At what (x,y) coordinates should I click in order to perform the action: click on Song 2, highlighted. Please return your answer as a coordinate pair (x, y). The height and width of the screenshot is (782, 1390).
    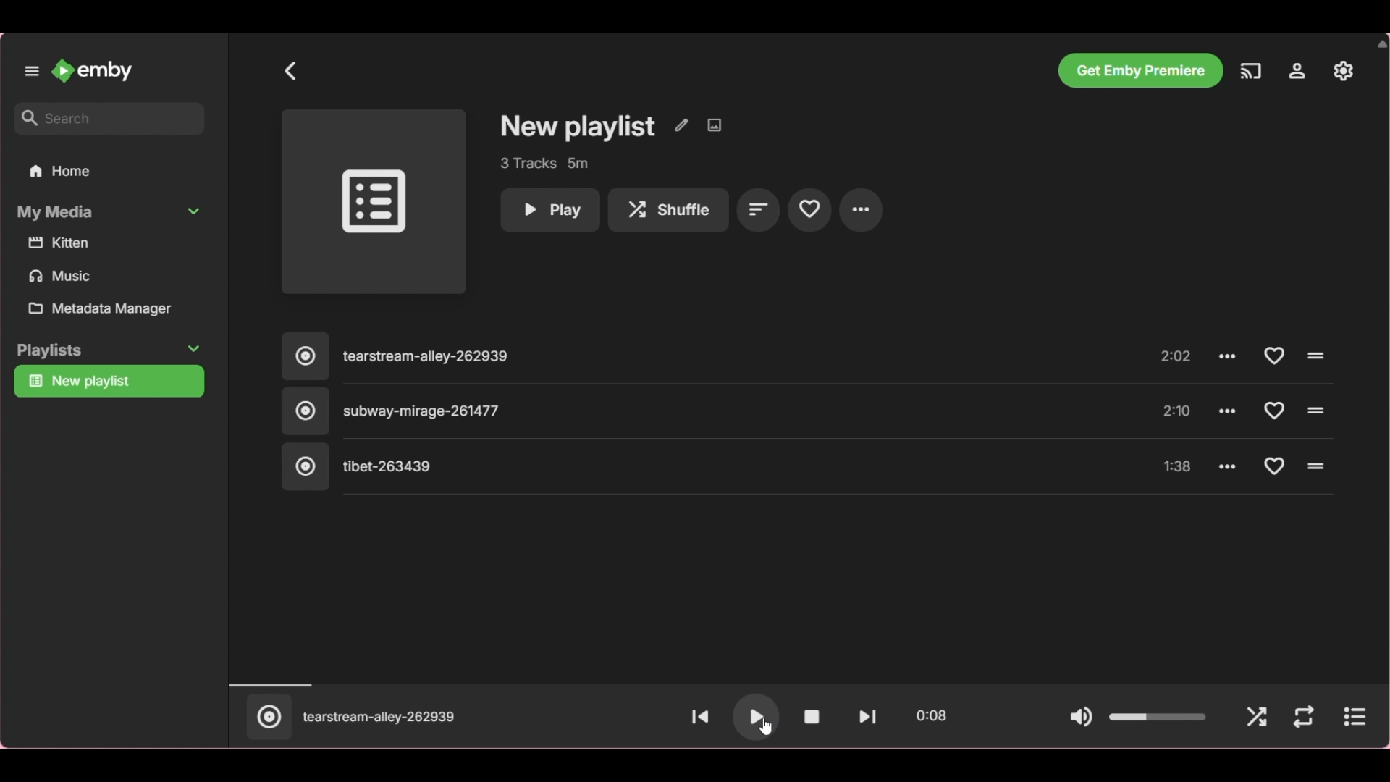
    Looking at the image, I should click on (688, 412).